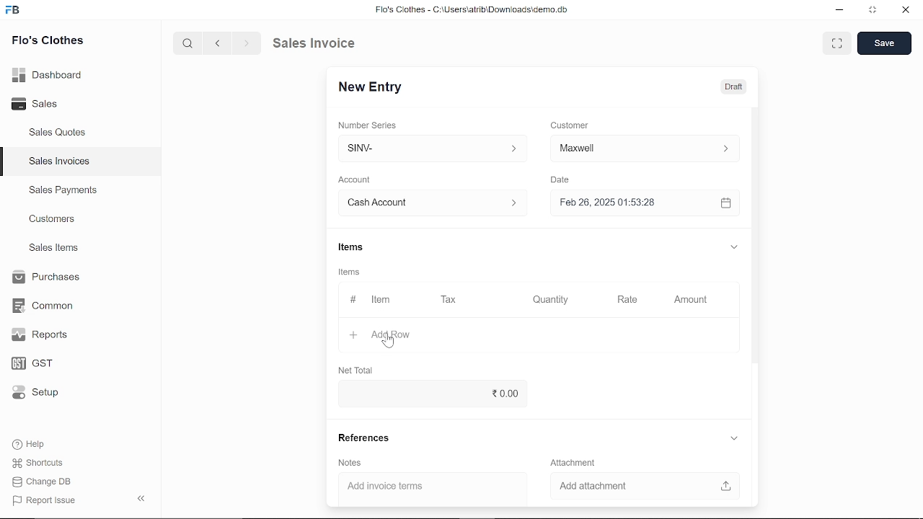 Image resolution: width=923 pixels, height=519 pixels. What do you see at coordinates (218, 43) in the screenshot?
I see `previous` at bounding box center [218, 43].